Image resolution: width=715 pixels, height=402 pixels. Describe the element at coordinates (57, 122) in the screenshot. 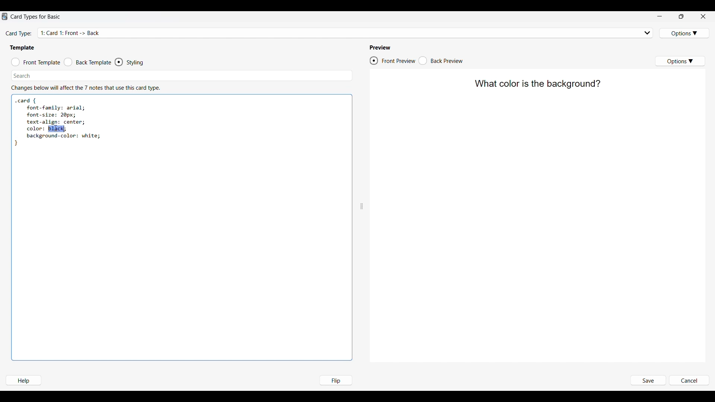

I see `HTML text in card Styling` at that location.